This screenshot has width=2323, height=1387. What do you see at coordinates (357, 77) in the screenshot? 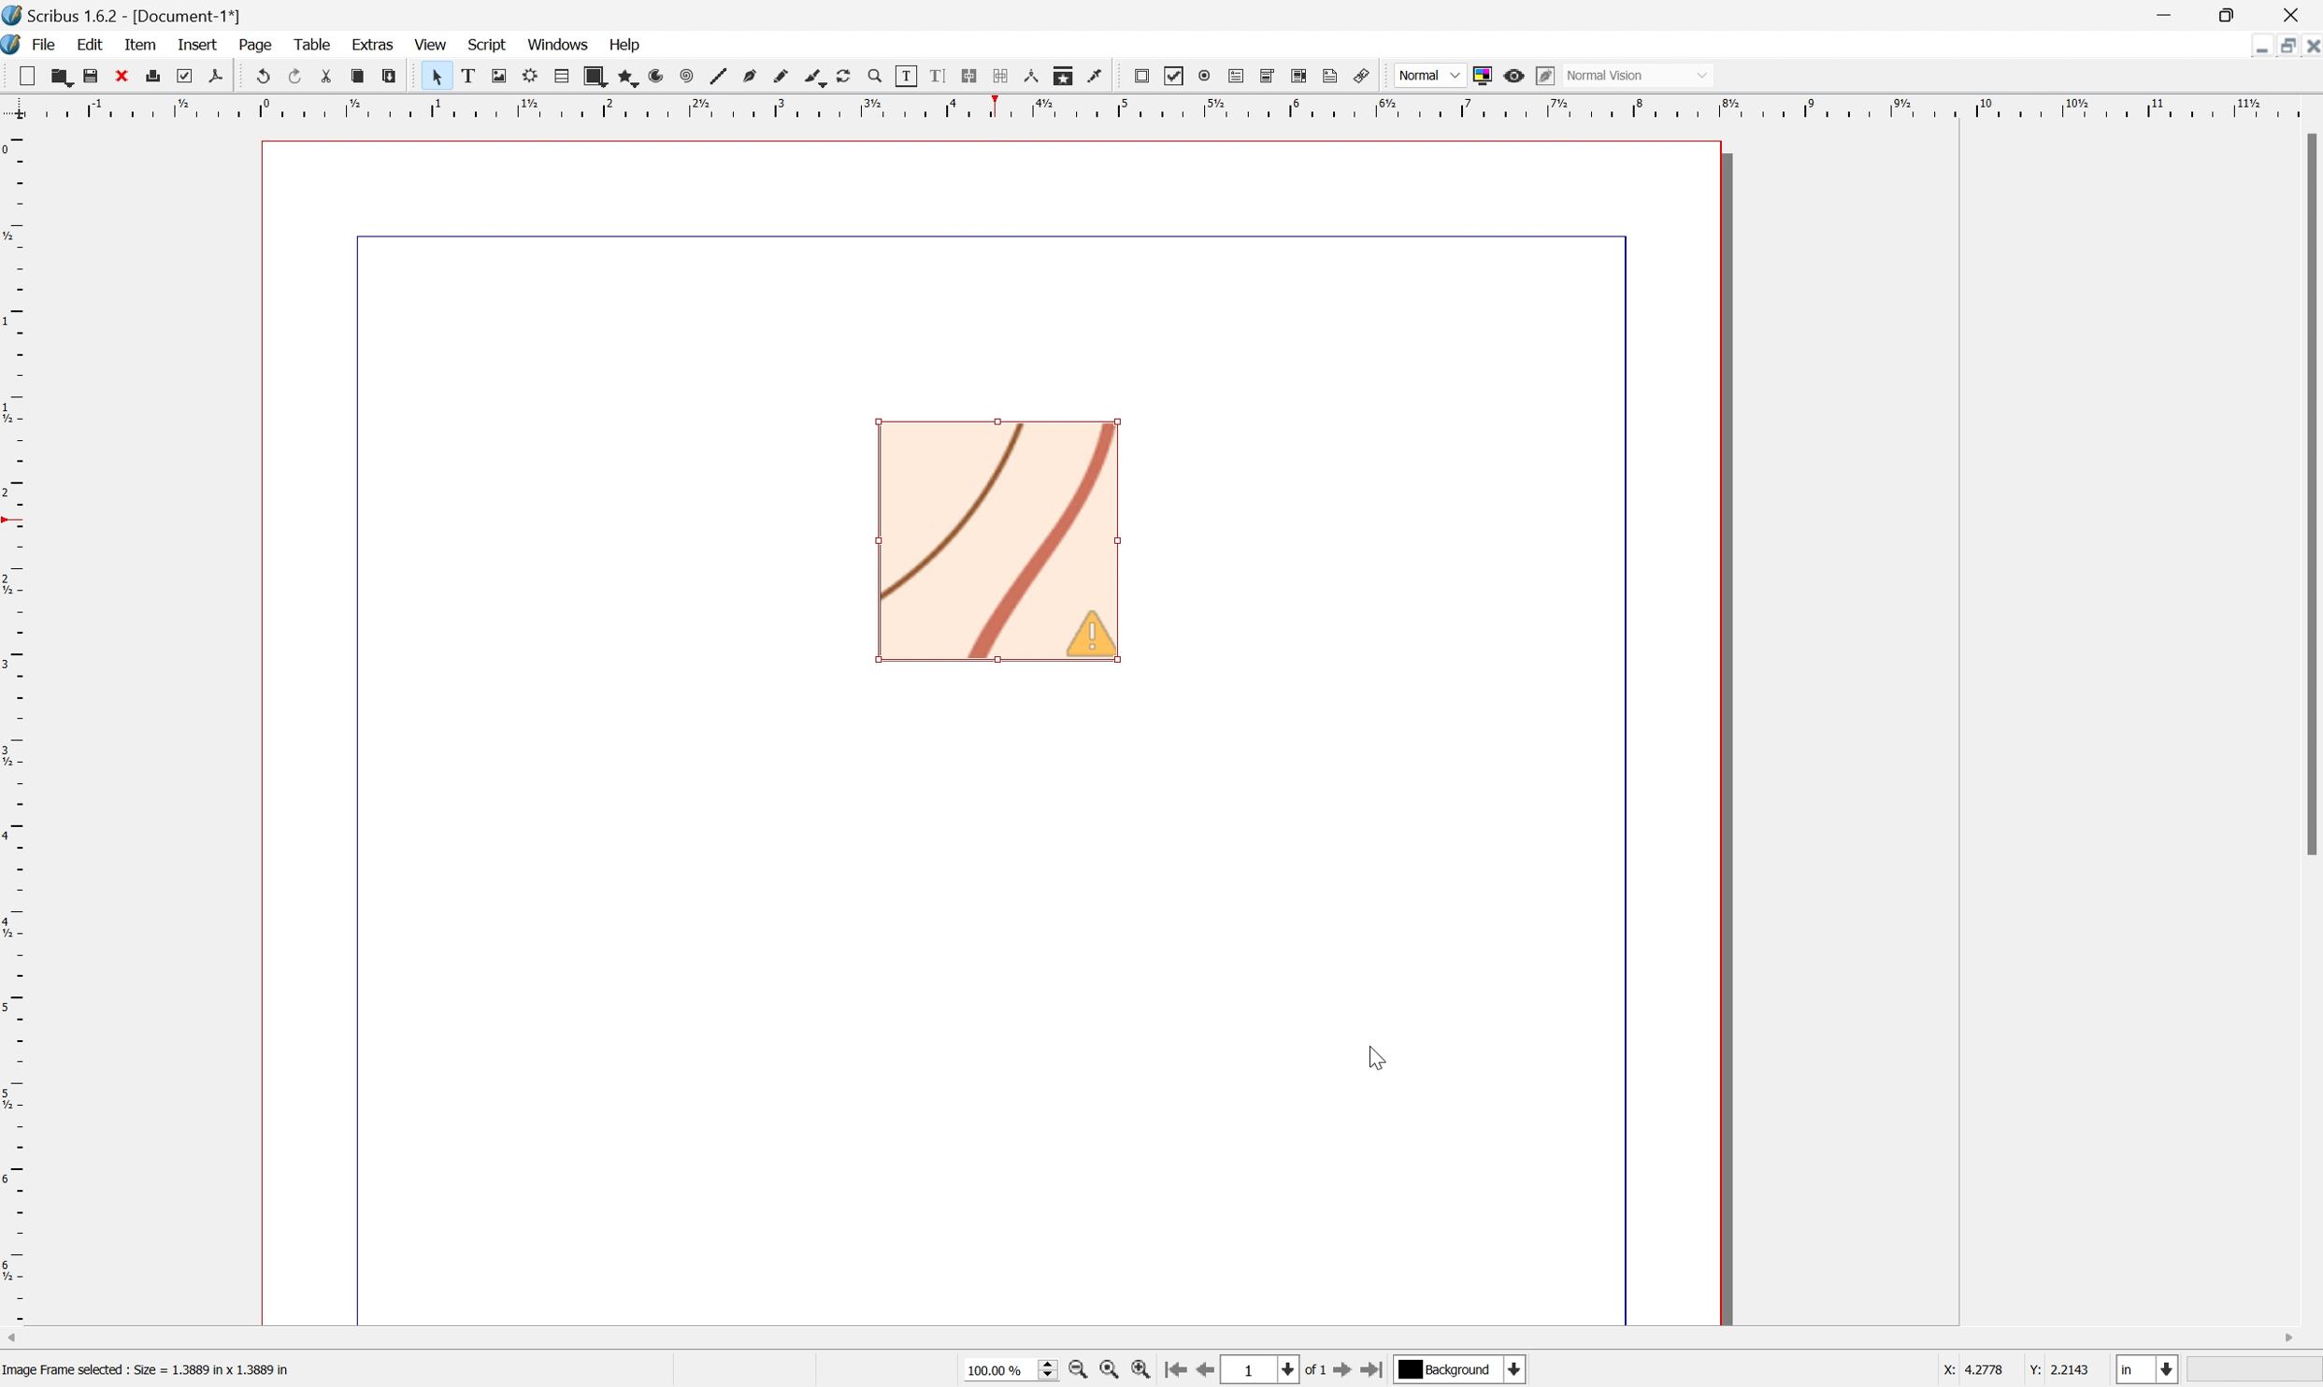
I see `Copy` at bounding box center [357, 77].